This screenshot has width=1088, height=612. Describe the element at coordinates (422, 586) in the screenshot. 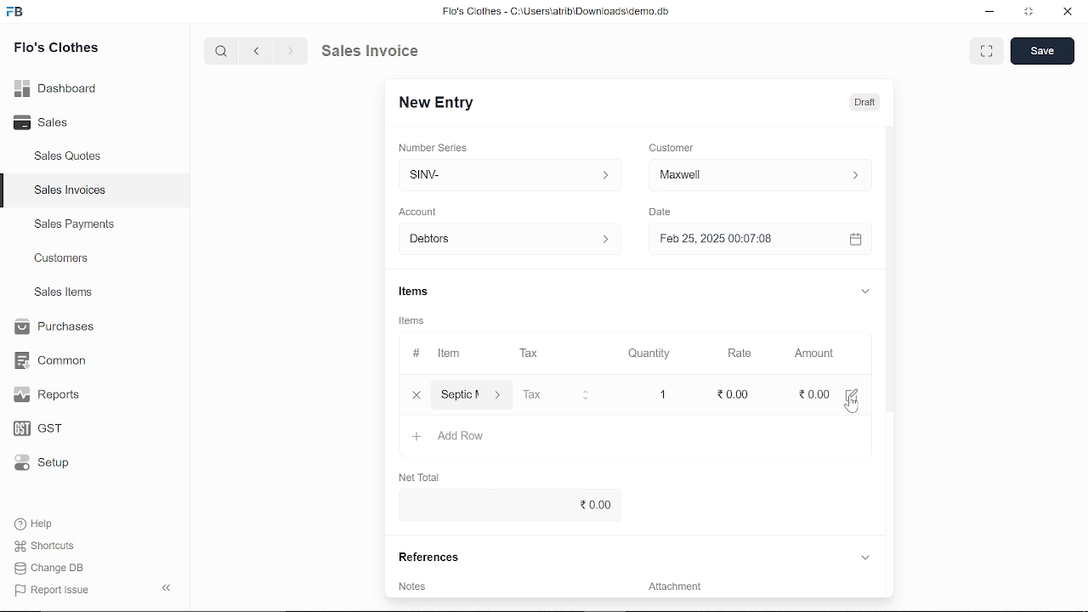

I see `Add invoice terms` at that location.